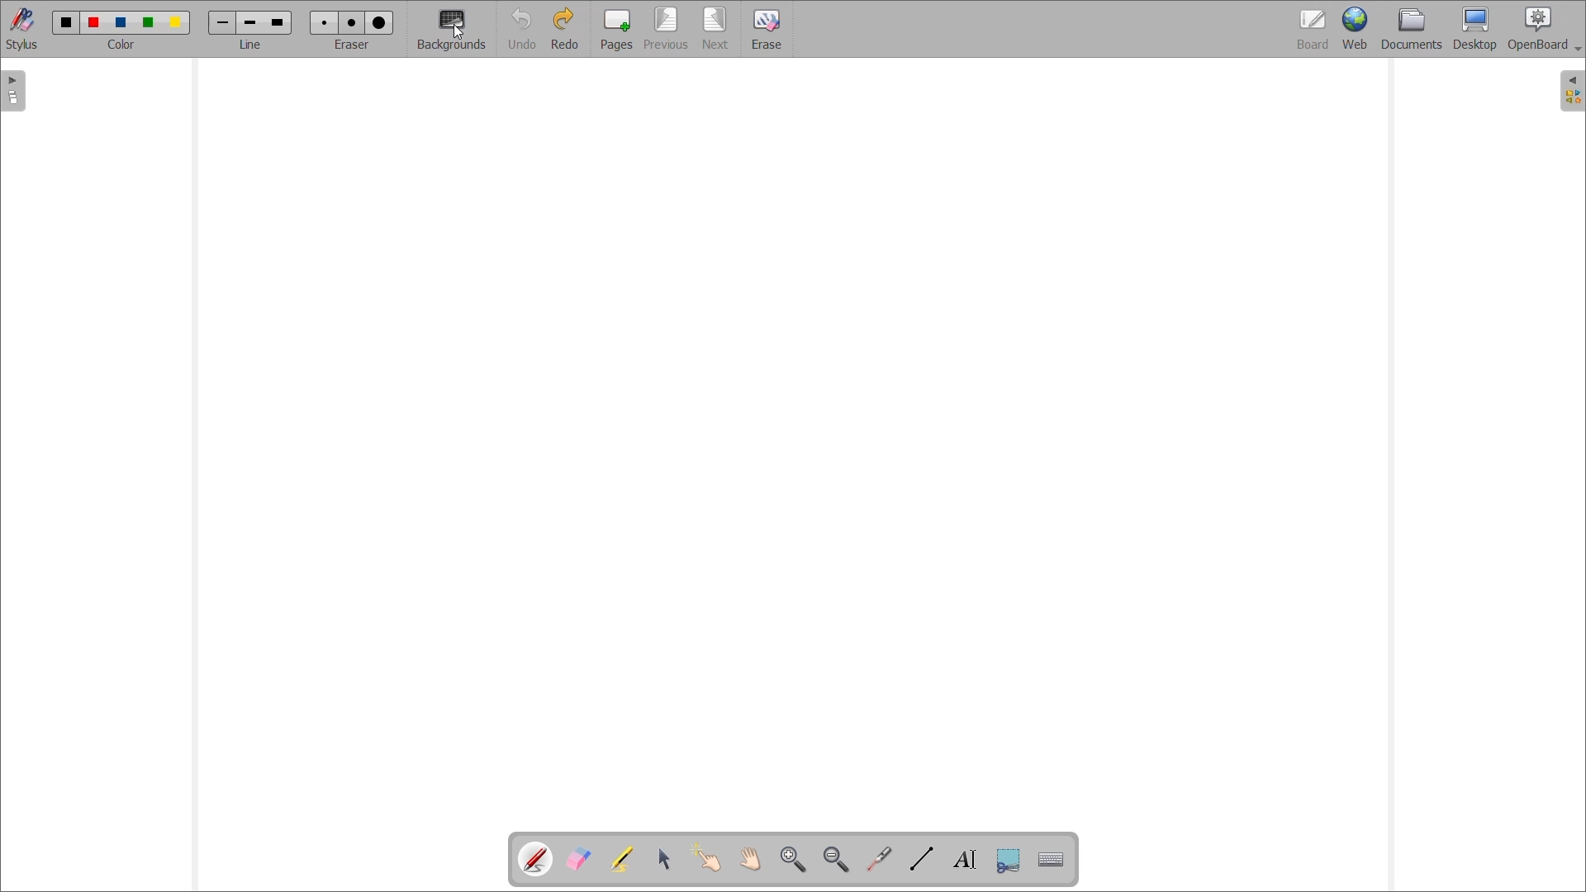  Describe the element at coordinates (251, 45) in the screenshot. I see `Line` at that location.